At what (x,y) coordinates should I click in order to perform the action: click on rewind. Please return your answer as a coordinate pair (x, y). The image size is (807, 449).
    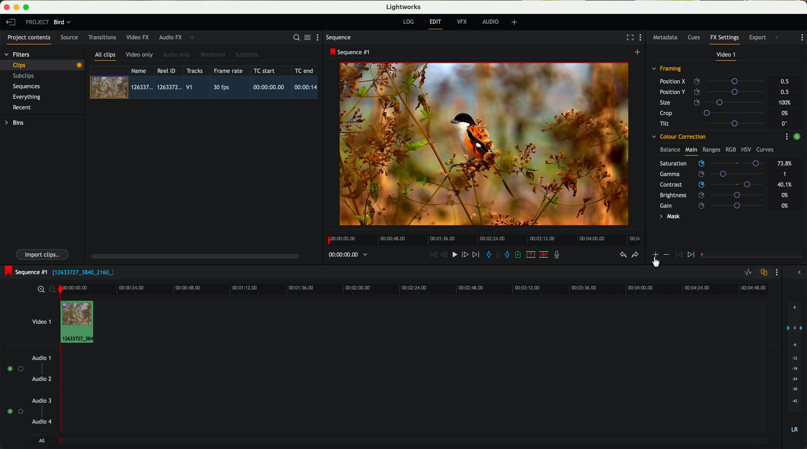
    Looking at the image, I should click on (433, 255).